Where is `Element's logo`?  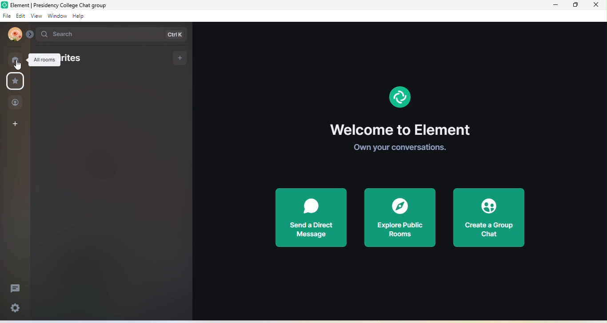
Element's logo is located at coordinates (400, 97).